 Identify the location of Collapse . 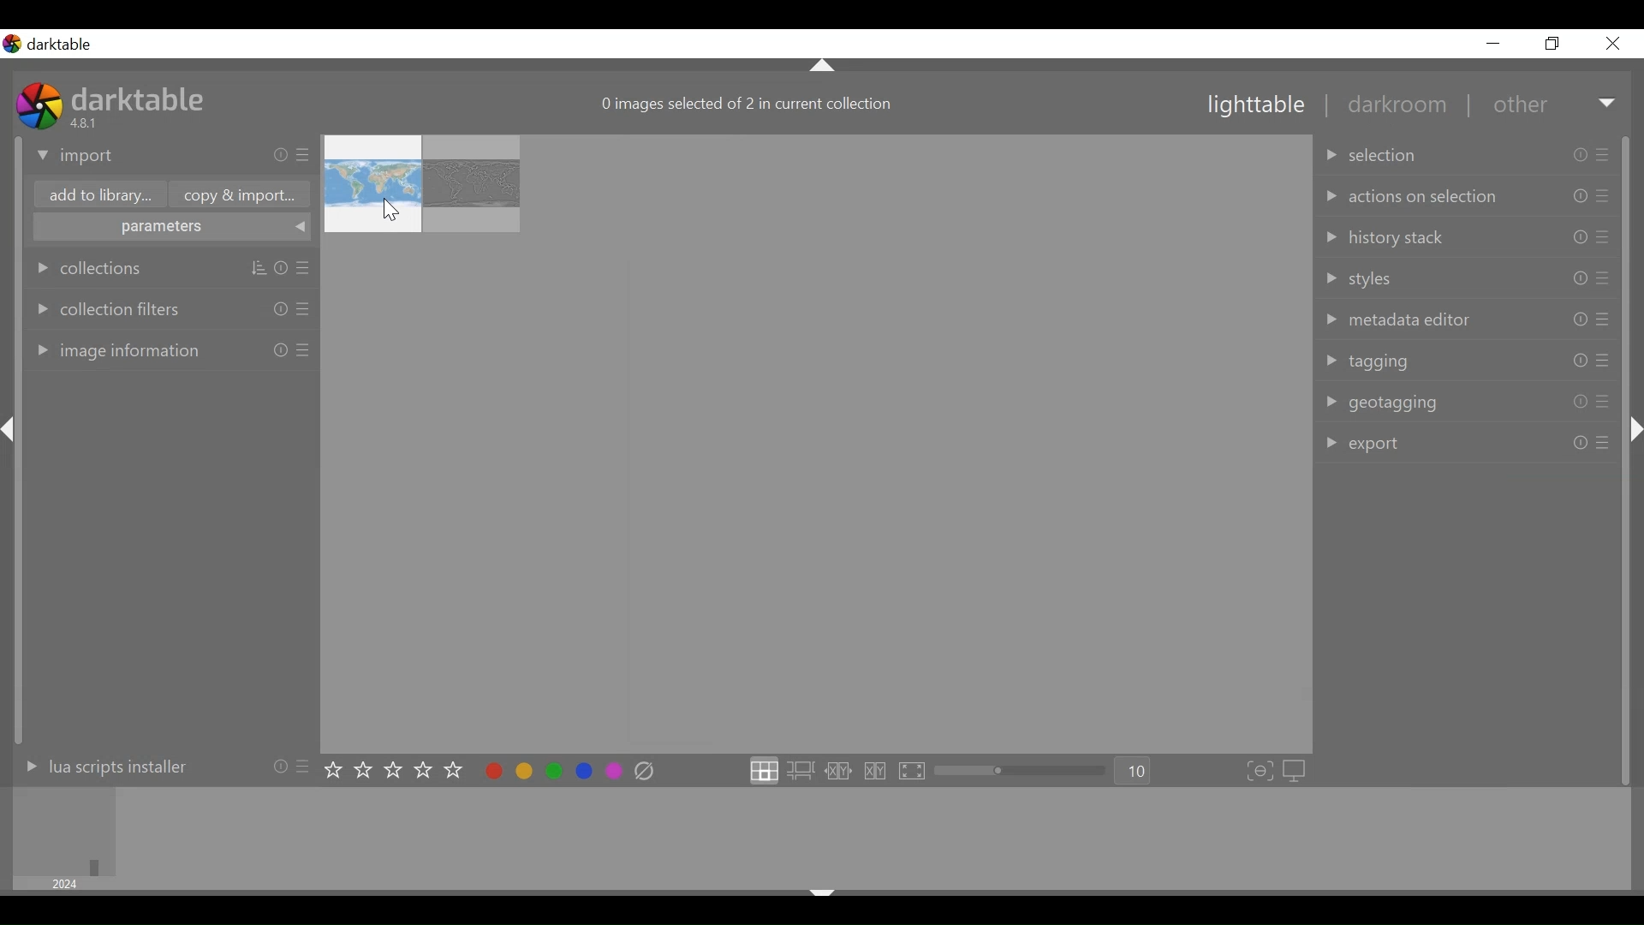
(824, 64).